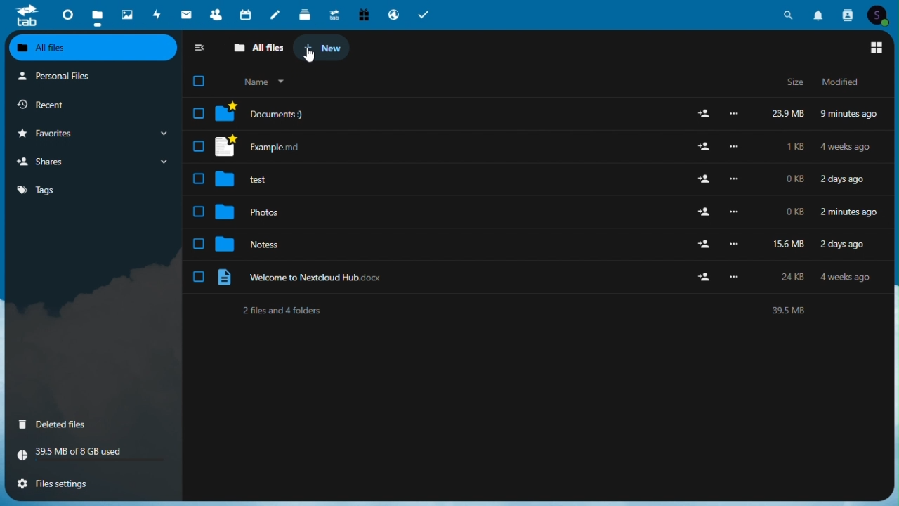 This screenshot has height=506, width=899. I want to click on notifications, so click(821, 13).